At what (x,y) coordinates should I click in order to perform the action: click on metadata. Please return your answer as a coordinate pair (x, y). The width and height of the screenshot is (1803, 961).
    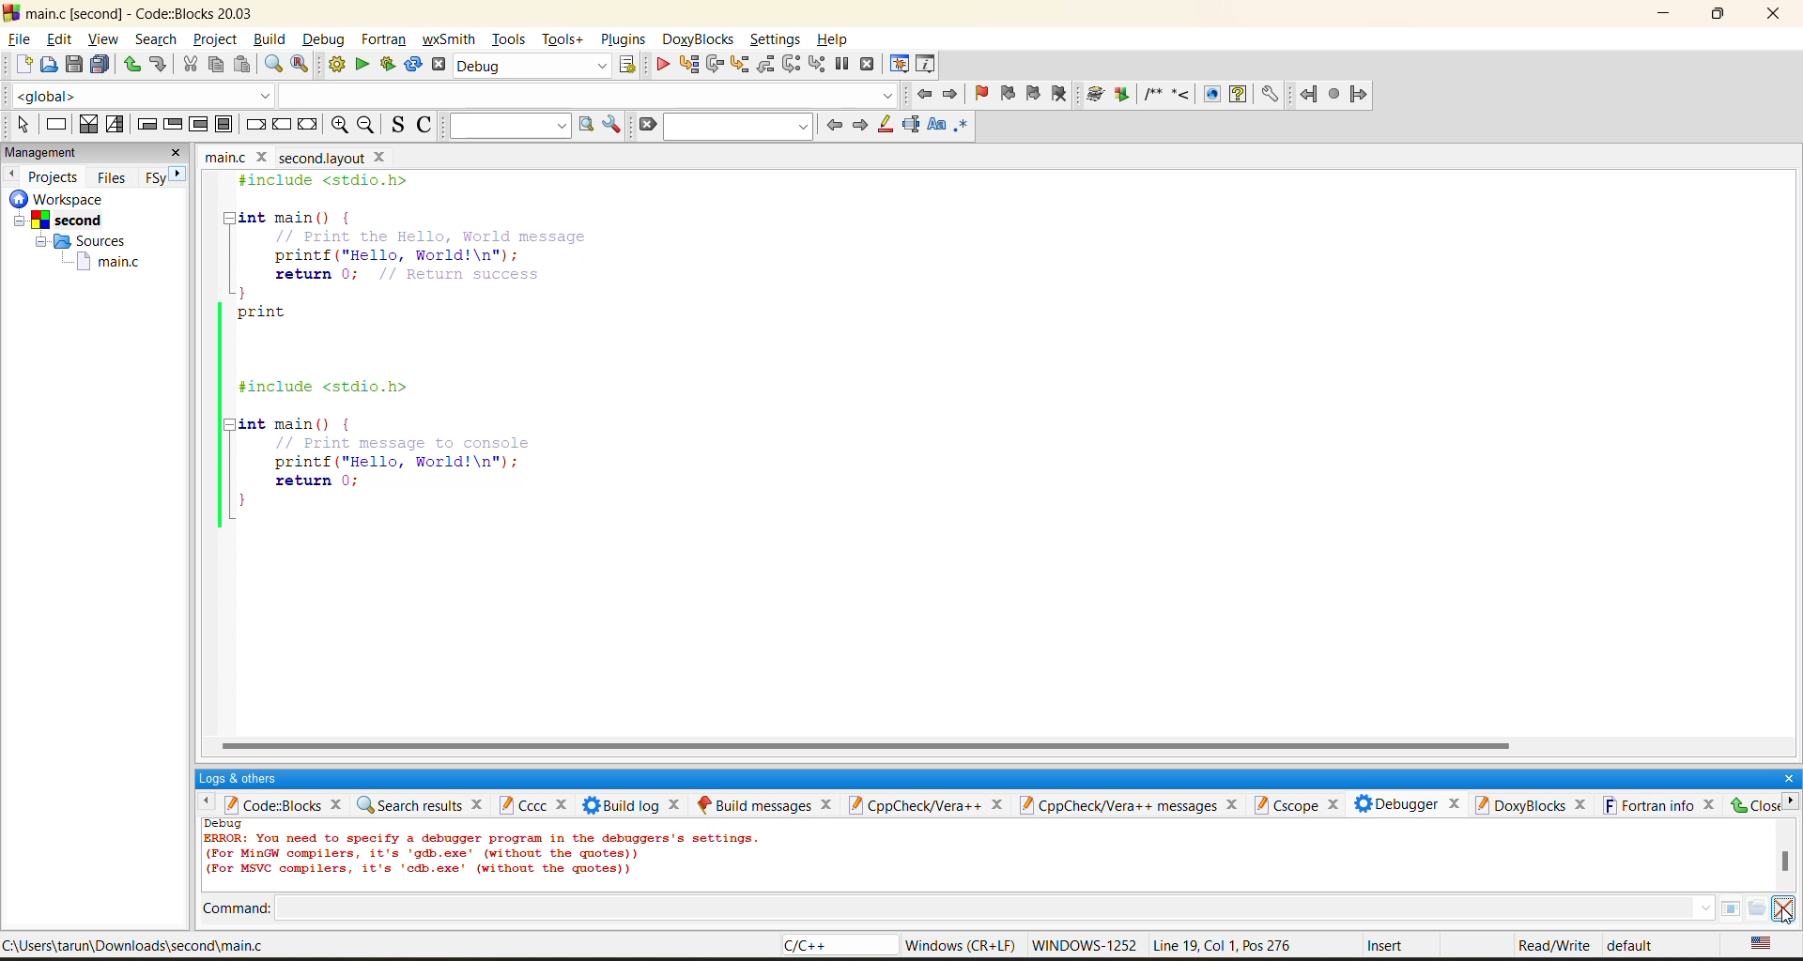
    Looking at the image, I should click on (1288, 947).